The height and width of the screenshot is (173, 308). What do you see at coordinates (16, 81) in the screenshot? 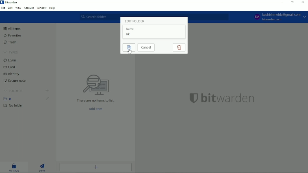
I see `Secure note` at bounding box center [16, 81].